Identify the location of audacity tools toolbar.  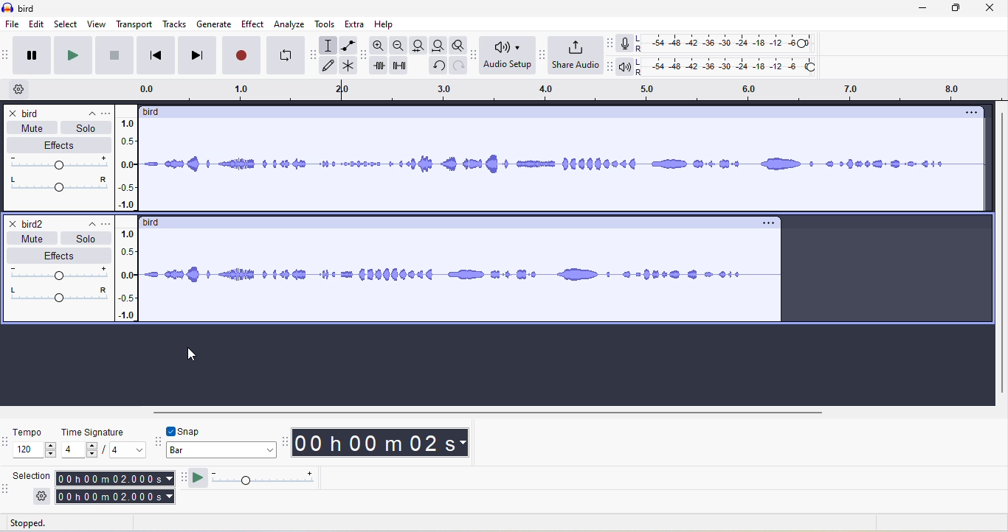
(313, 54).